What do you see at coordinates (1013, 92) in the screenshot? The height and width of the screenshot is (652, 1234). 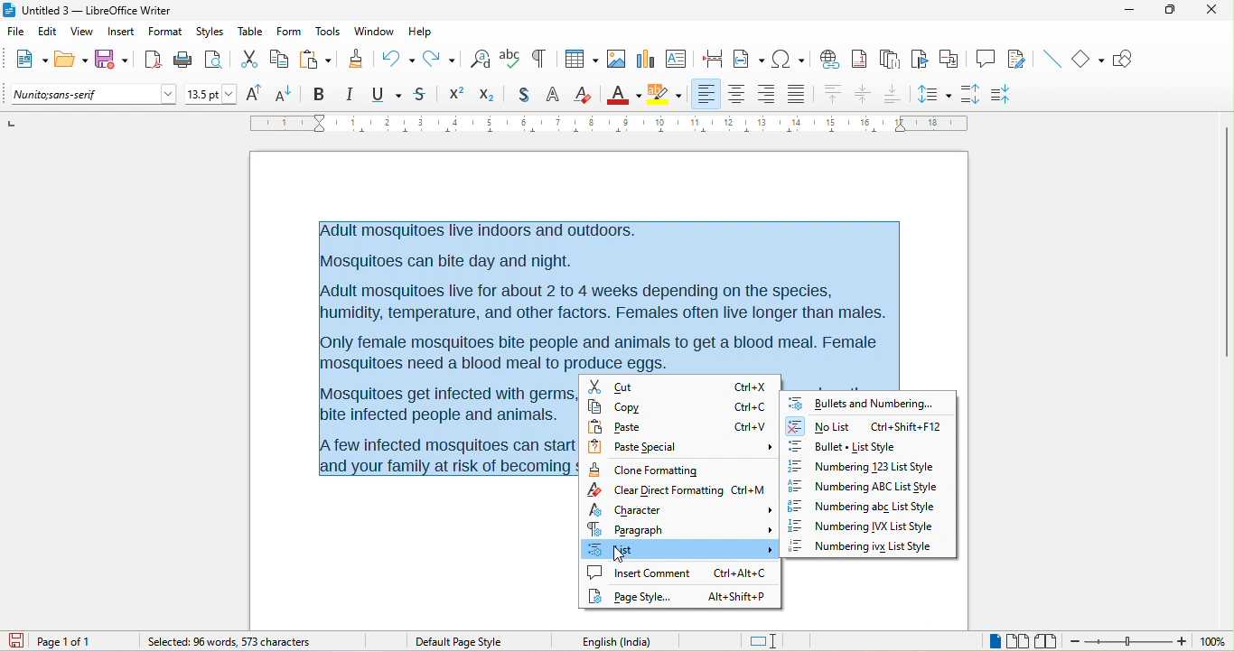 I see `decrease paragraph spacing` at bounding box center [1013, 92].